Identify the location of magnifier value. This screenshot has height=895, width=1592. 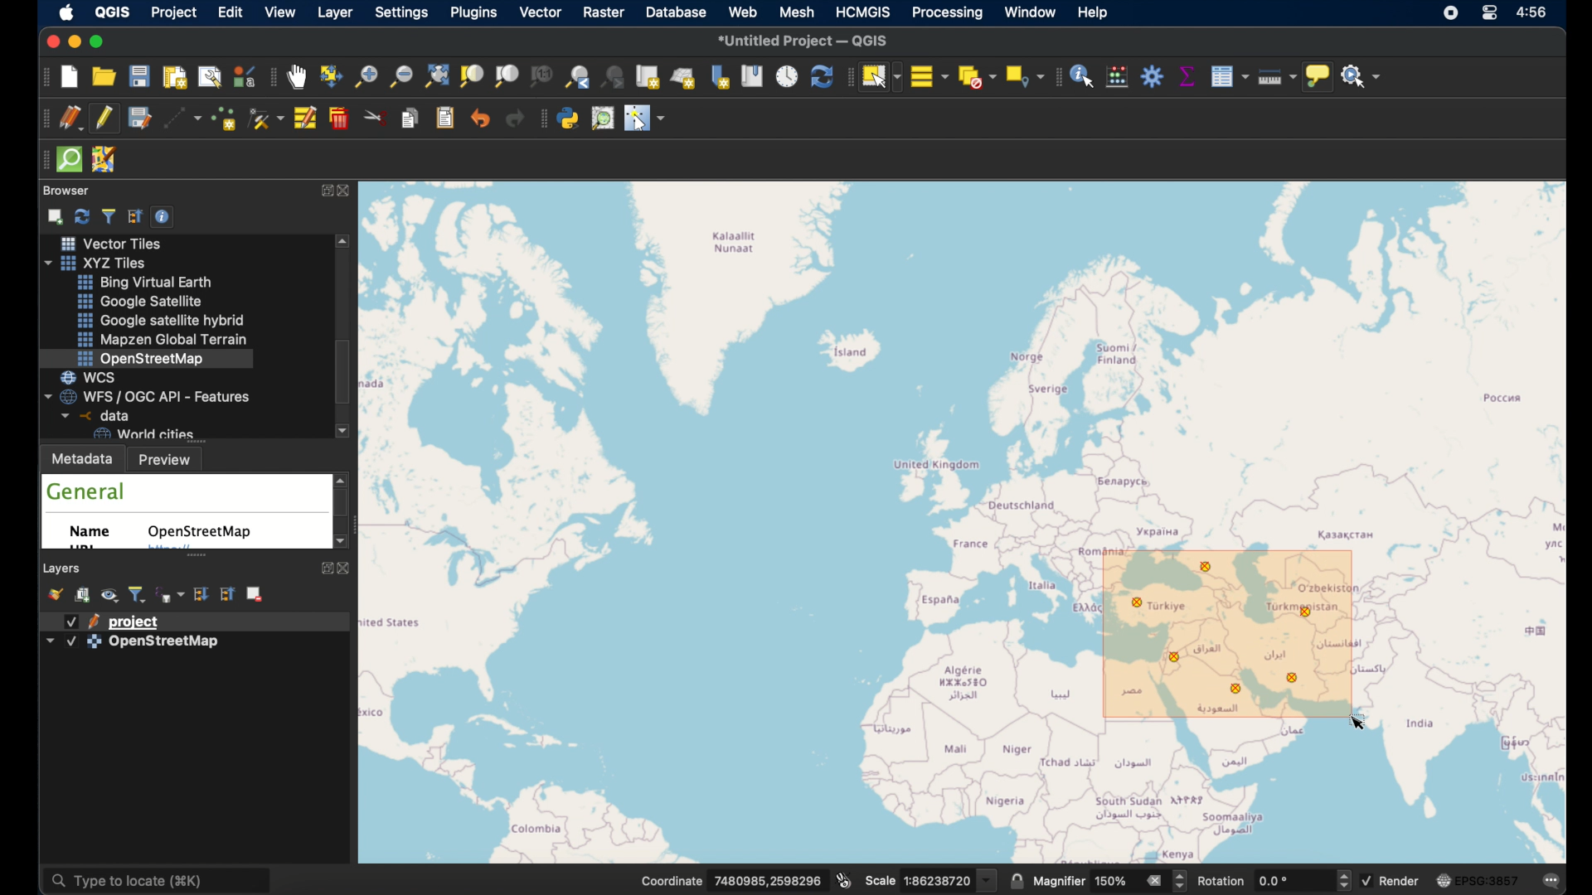
(1111, 879).